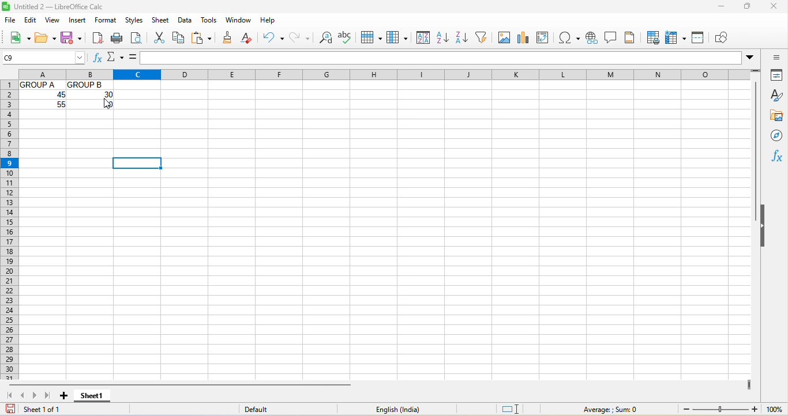 The height and width of the screenshot is (416, 788). Describe the element at coordinates (300, 39) in the screenshot. I see `redo` at that location.